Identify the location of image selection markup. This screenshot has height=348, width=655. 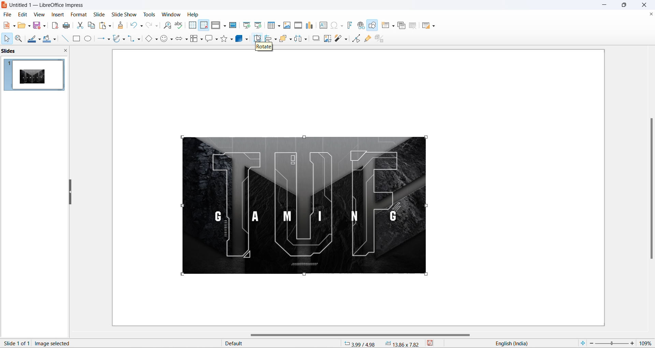
(426, 275).